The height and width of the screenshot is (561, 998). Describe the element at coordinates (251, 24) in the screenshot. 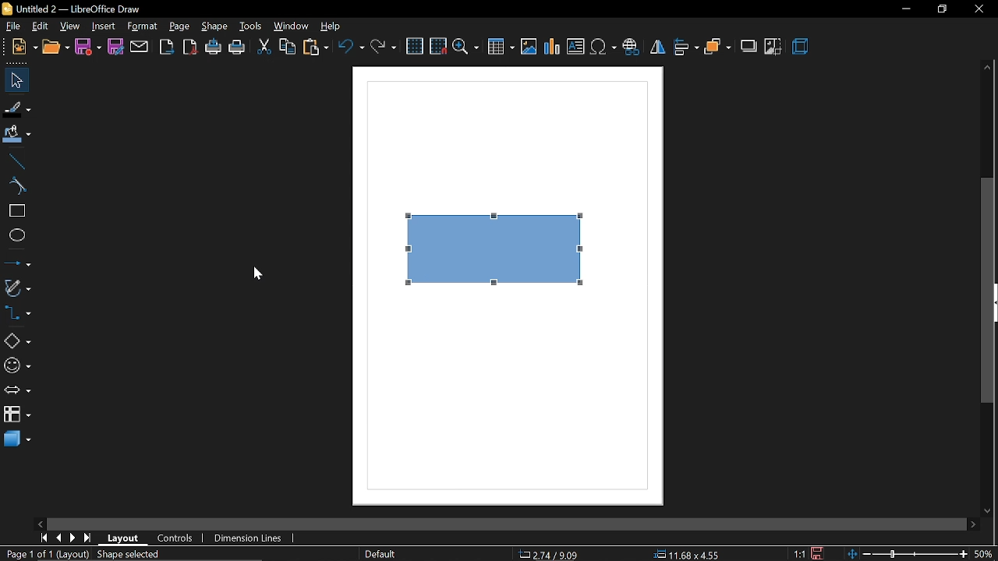

I see `tools` at that location.